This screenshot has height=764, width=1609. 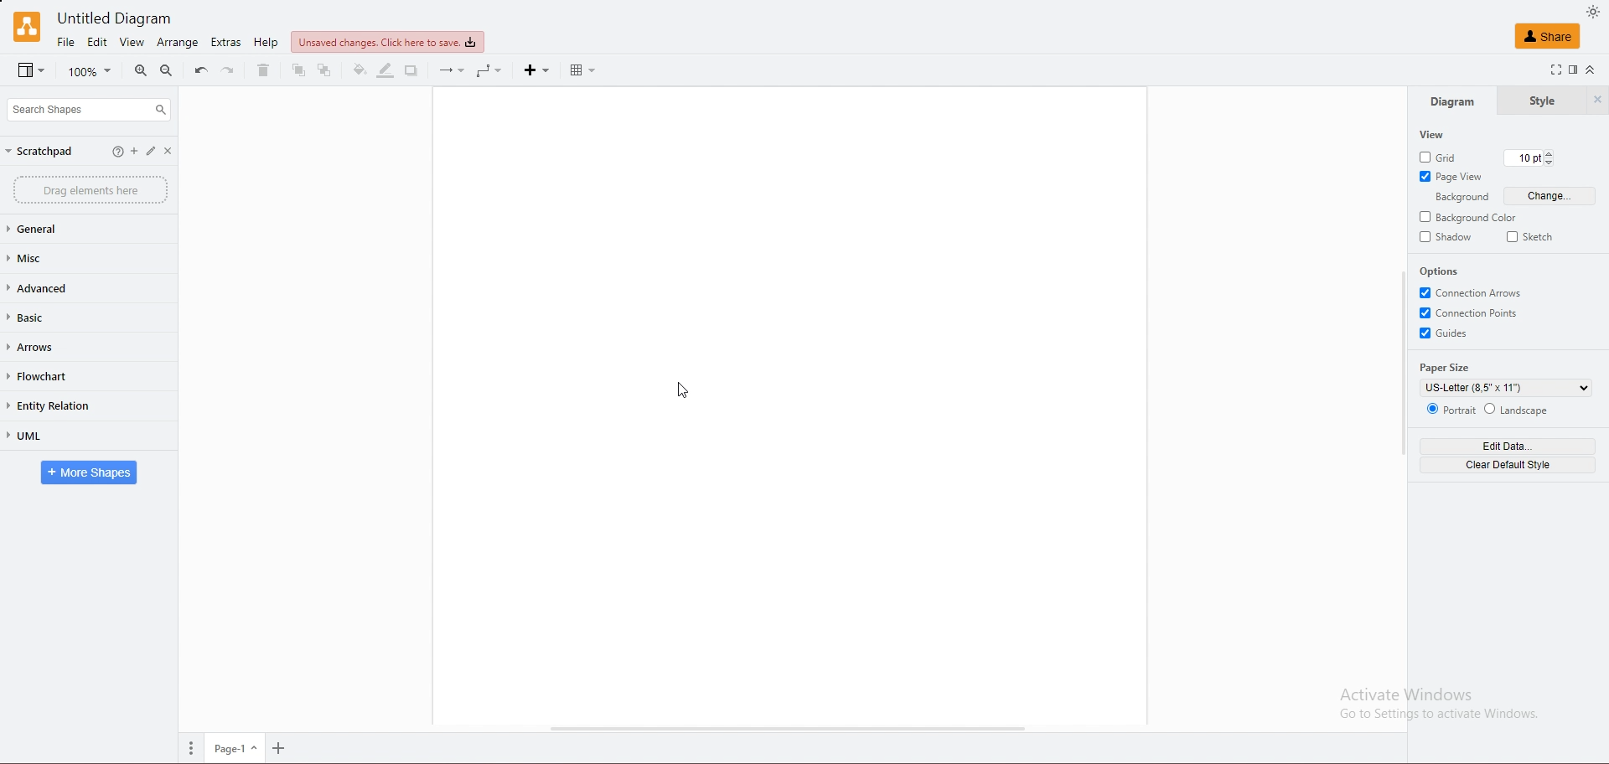 What do you see at coordinates (226, 42) in the screenshot?
I see `extras` at bounding box center [226, 42].